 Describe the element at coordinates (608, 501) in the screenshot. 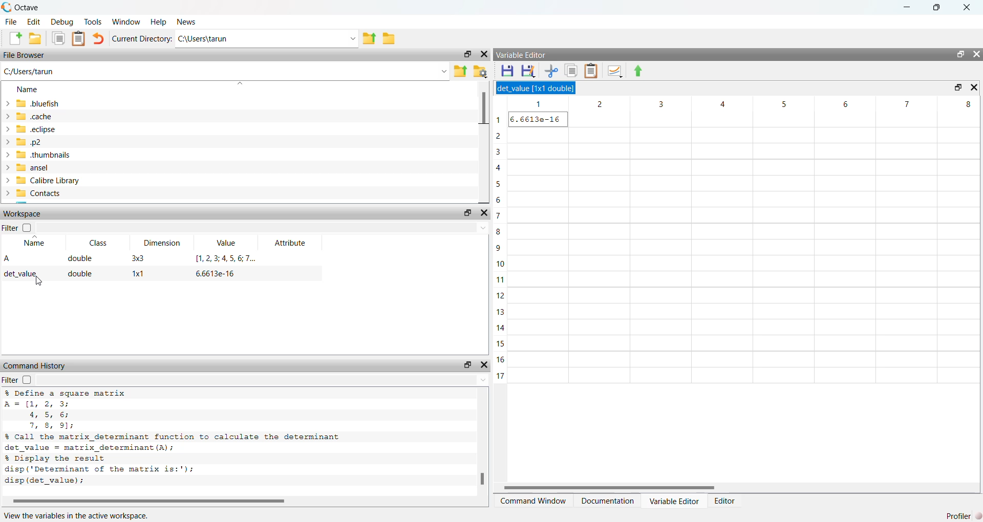

I see `Documentation` at that location.